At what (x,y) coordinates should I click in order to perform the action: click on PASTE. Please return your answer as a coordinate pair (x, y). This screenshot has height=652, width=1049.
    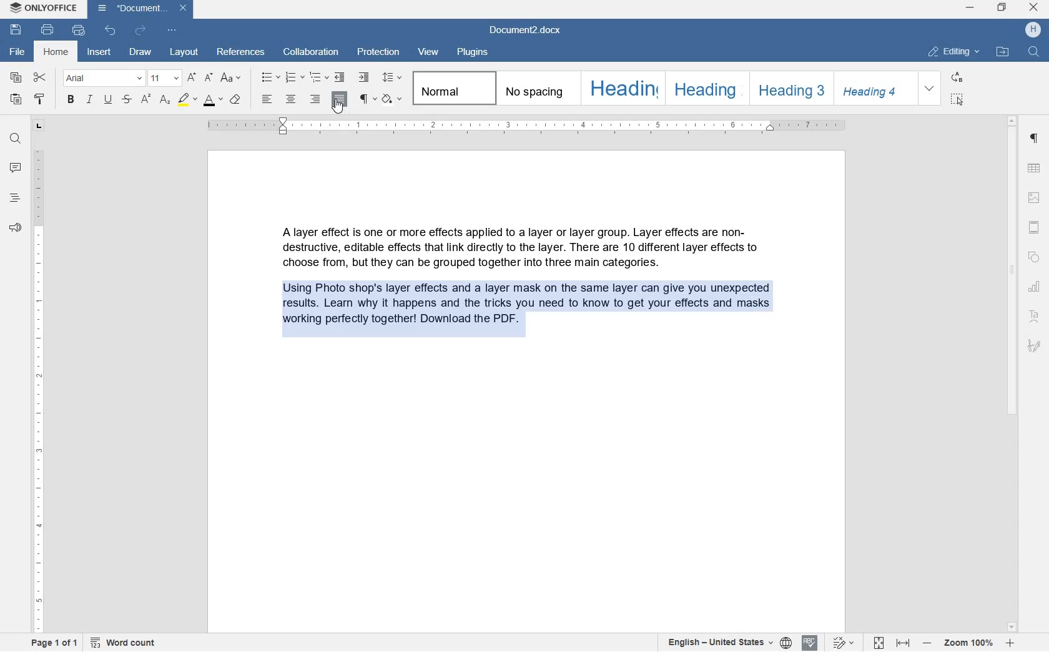
    Looking at the image, I should click on (17, 101).